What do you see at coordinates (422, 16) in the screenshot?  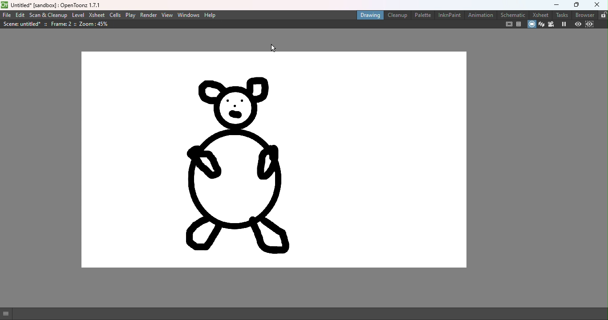 I see `Palette` at bounding box center [422, 16].